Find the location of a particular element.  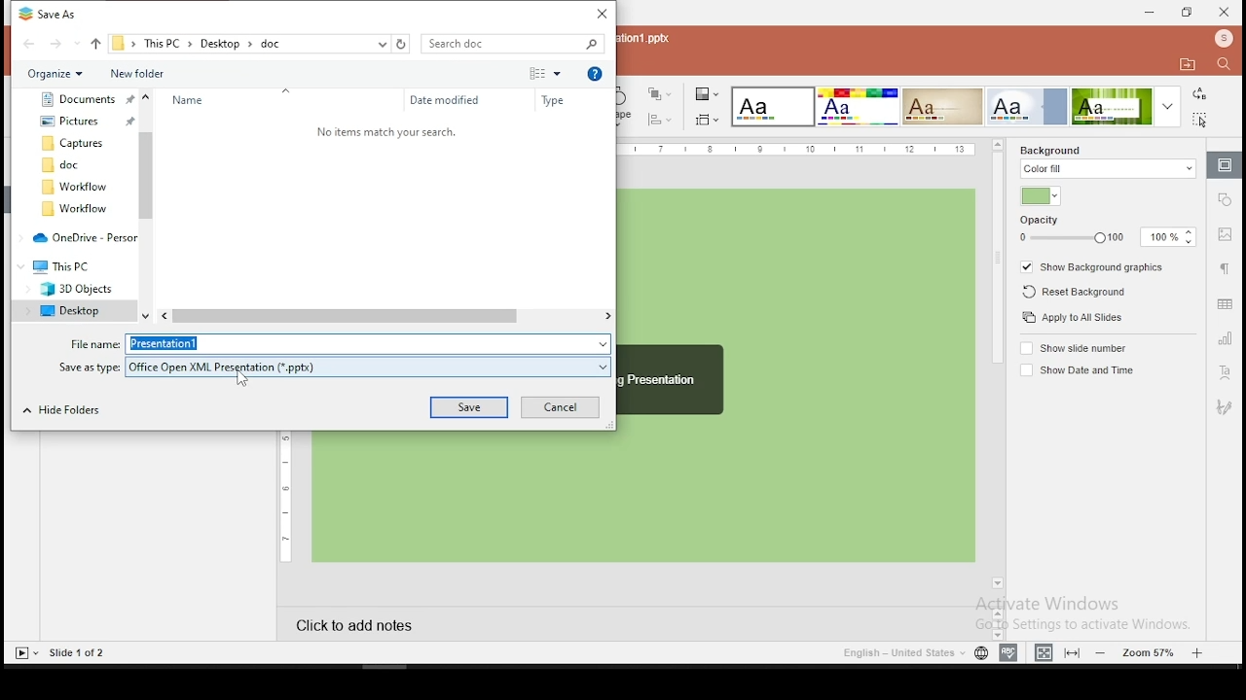

Organize is located at coordinates (56, 73).